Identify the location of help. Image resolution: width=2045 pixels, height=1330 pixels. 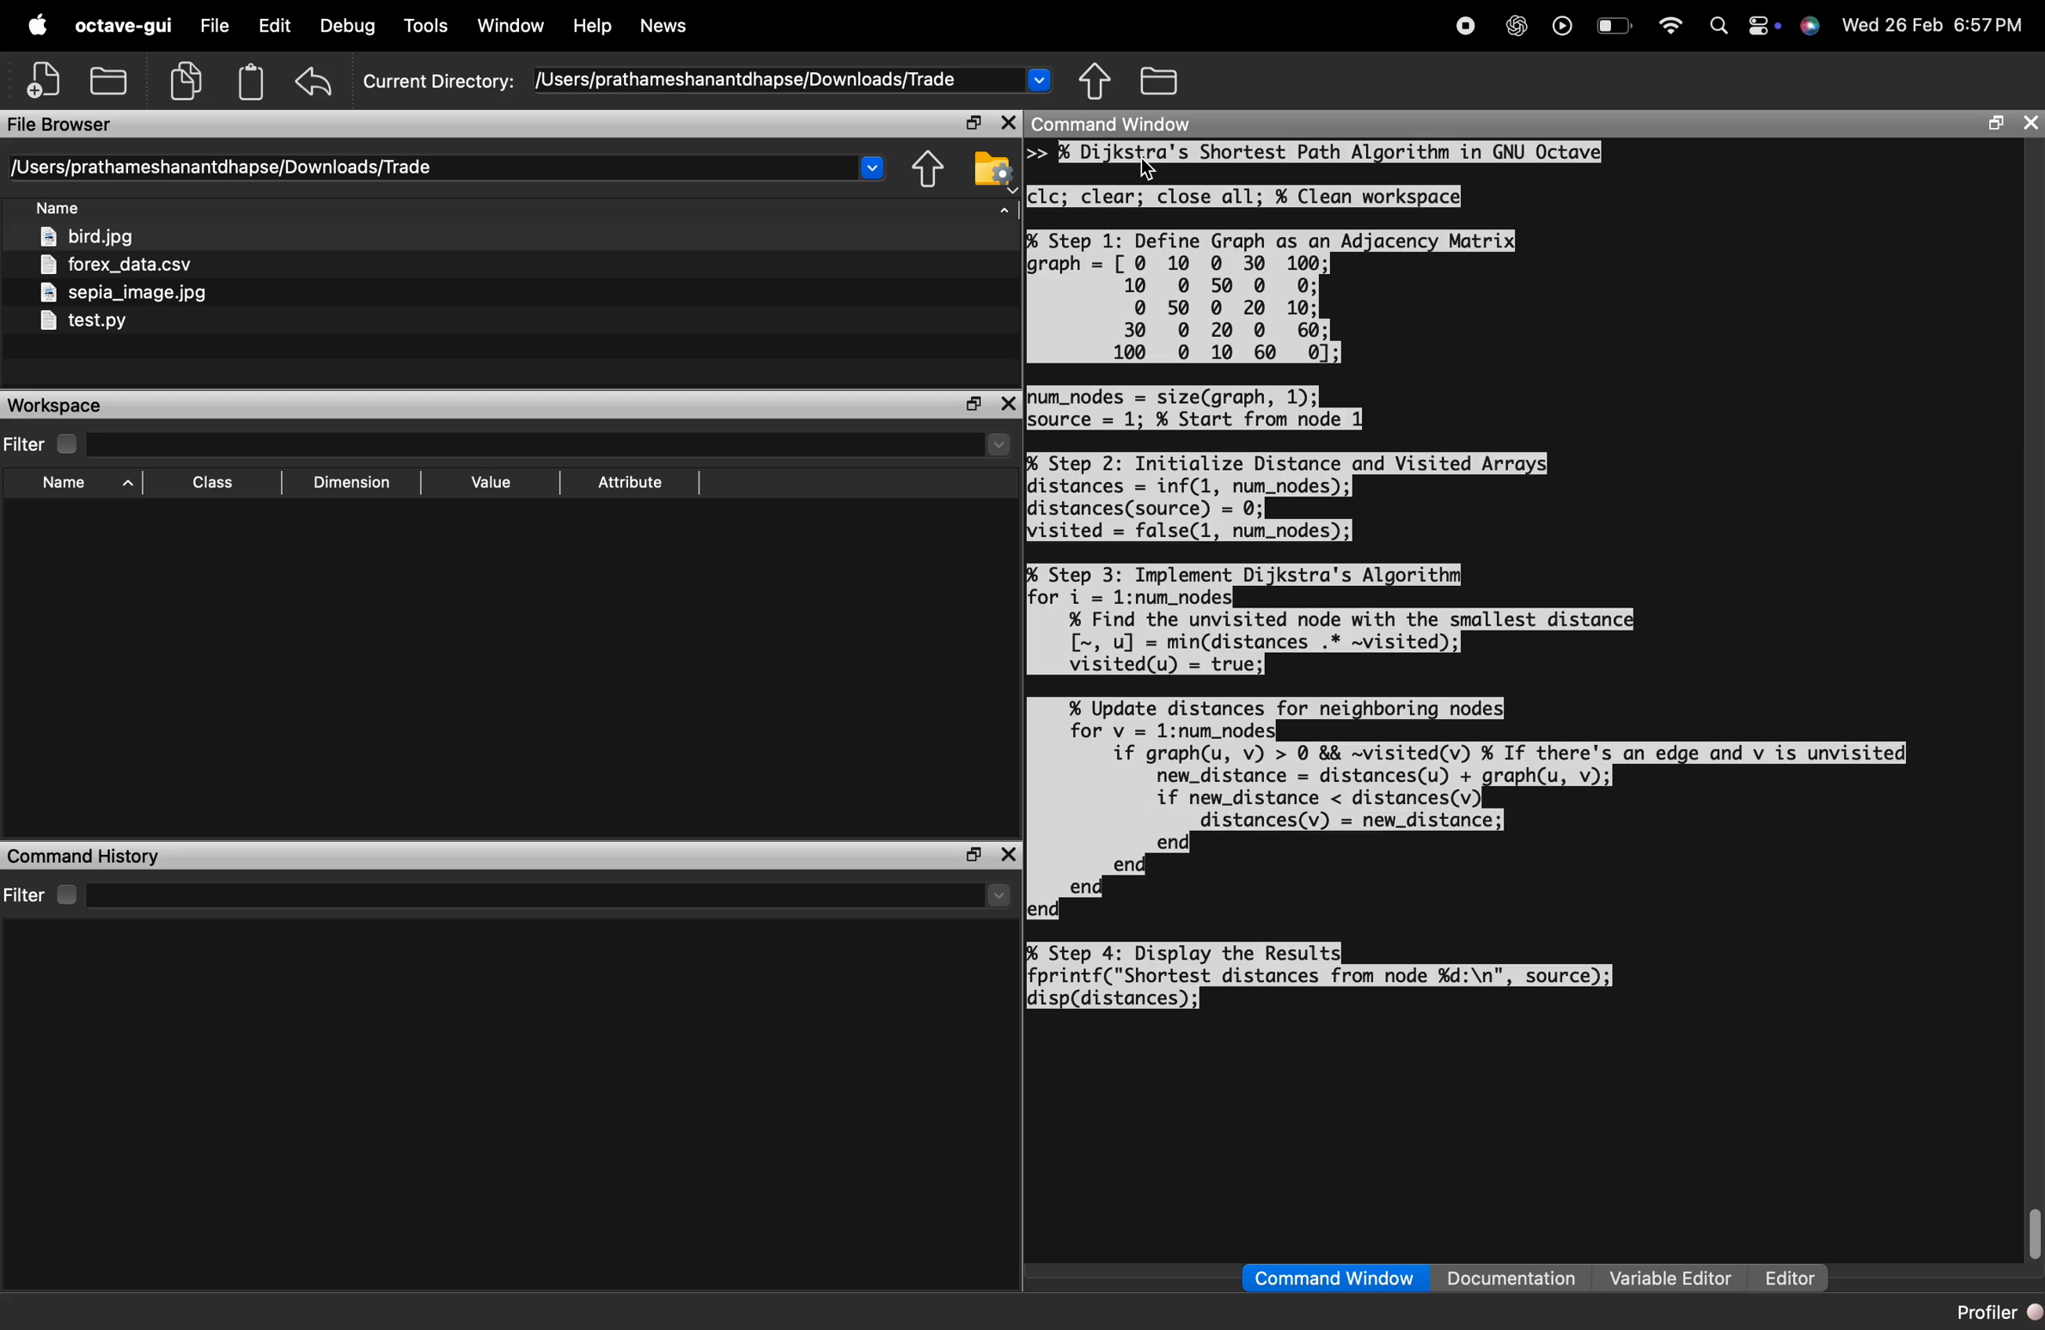
(595, 27).